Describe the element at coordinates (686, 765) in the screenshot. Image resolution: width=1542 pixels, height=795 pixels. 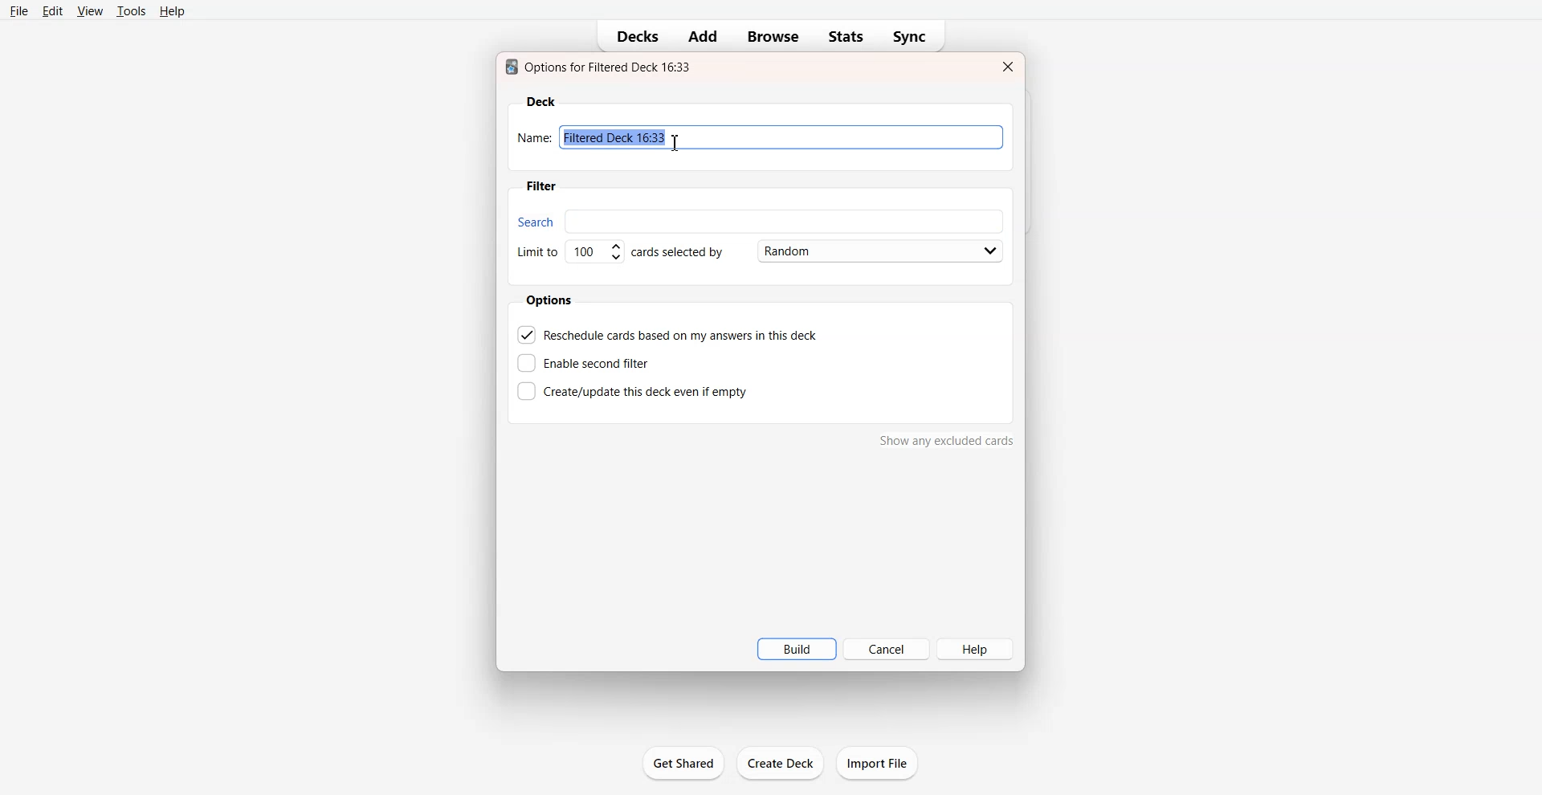
I see `get shared` at that location.